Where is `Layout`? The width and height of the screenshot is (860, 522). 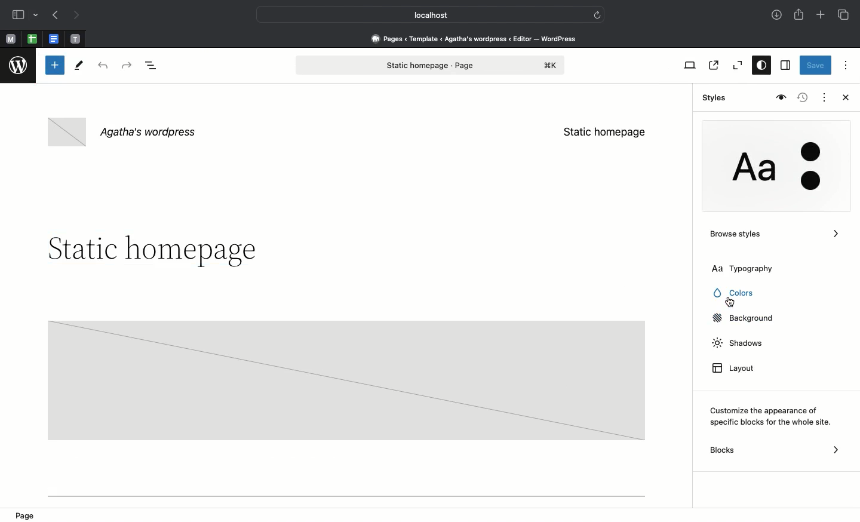 Layout is located at coordinates (738, 370).